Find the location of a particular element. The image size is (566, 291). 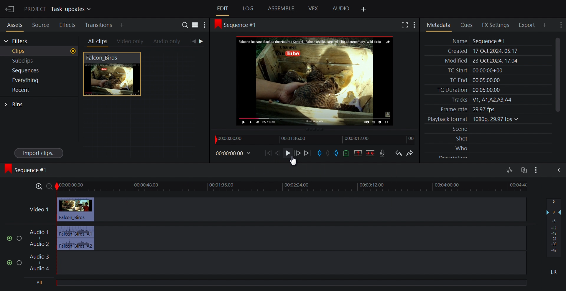

Audio is located at coordinates (341, 9).